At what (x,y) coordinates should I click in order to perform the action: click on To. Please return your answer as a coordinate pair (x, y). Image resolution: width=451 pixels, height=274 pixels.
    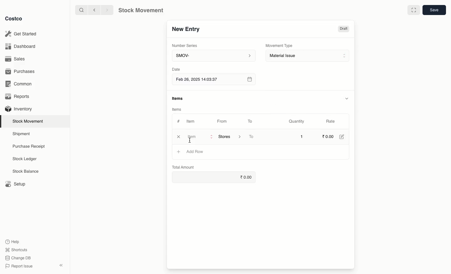
    Looking at the image, I should click on (252, 137).